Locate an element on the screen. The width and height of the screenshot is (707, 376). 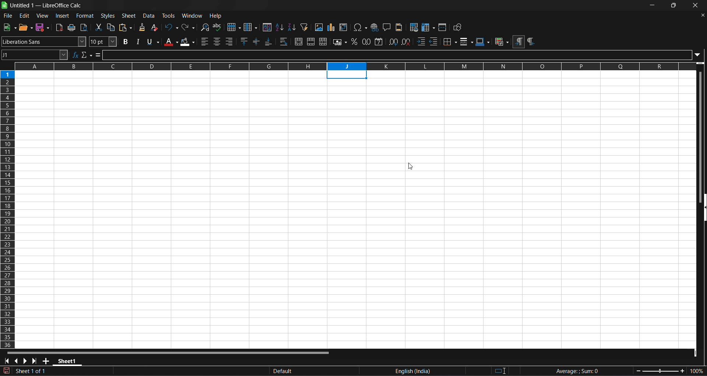
cursor is located at coordinates (412, 166).